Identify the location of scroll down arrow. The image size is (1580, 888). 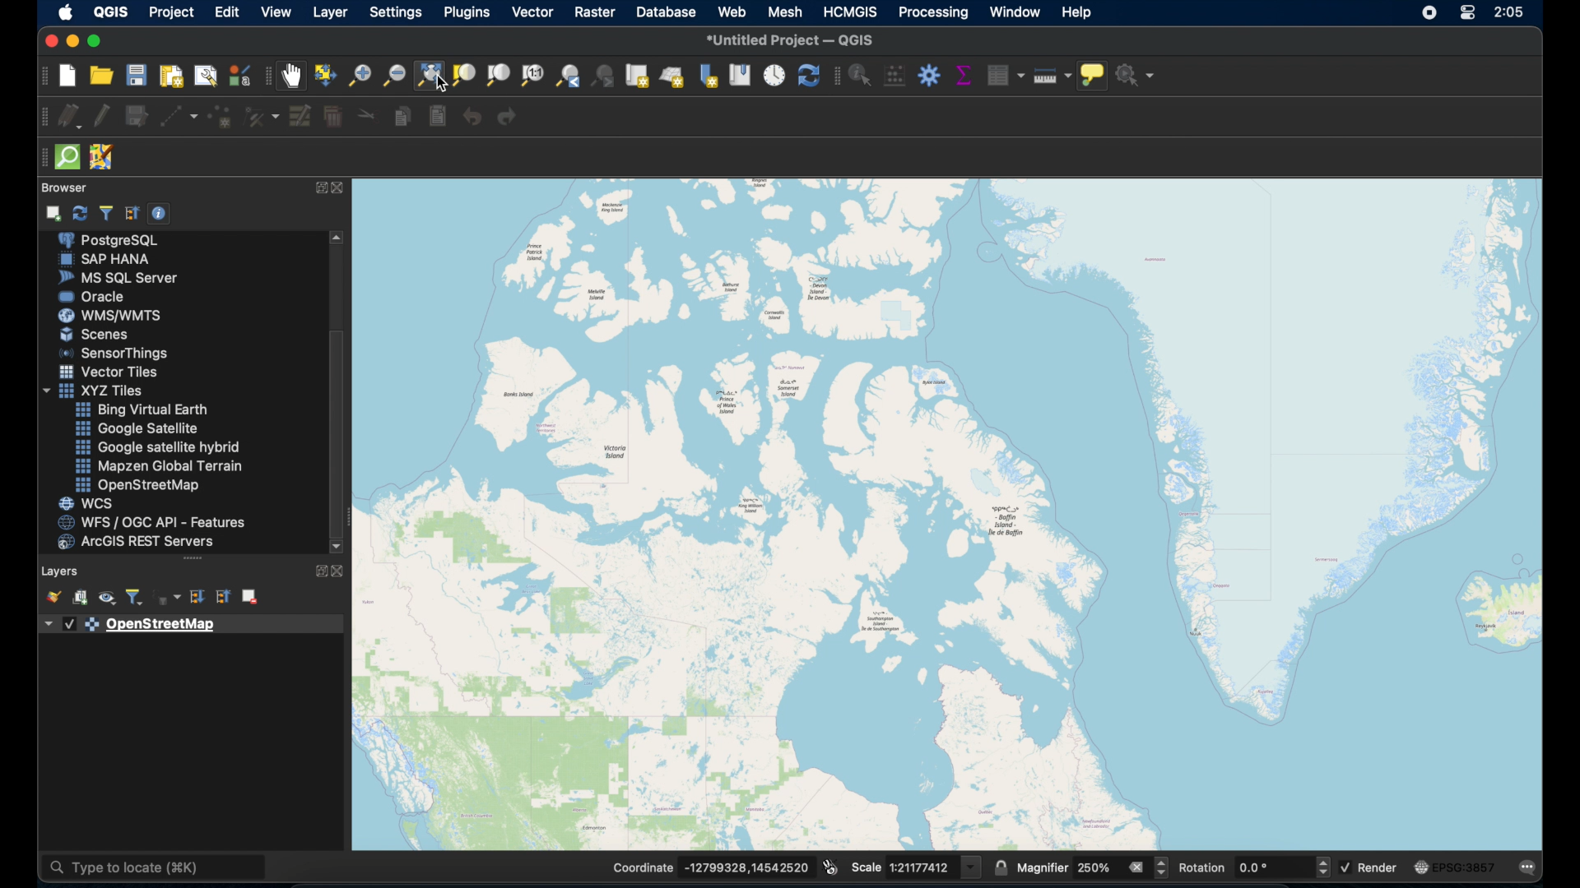
(339, 548).